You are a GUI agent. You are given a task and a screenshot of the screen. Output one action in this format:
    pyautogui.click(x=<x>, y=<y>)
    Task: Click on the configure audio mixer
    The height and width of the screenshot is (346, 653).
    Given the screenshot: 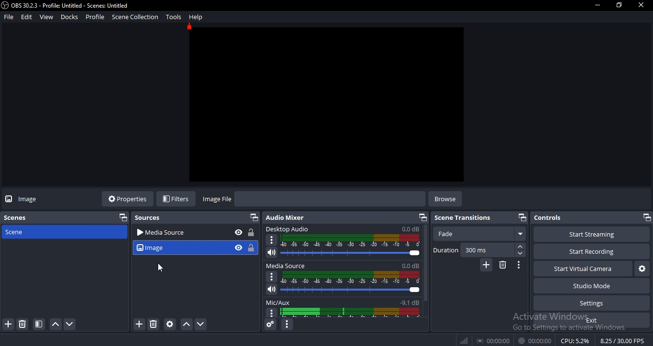 What is the action you would take?
    pyautogui.click(x=288, y=325)
    